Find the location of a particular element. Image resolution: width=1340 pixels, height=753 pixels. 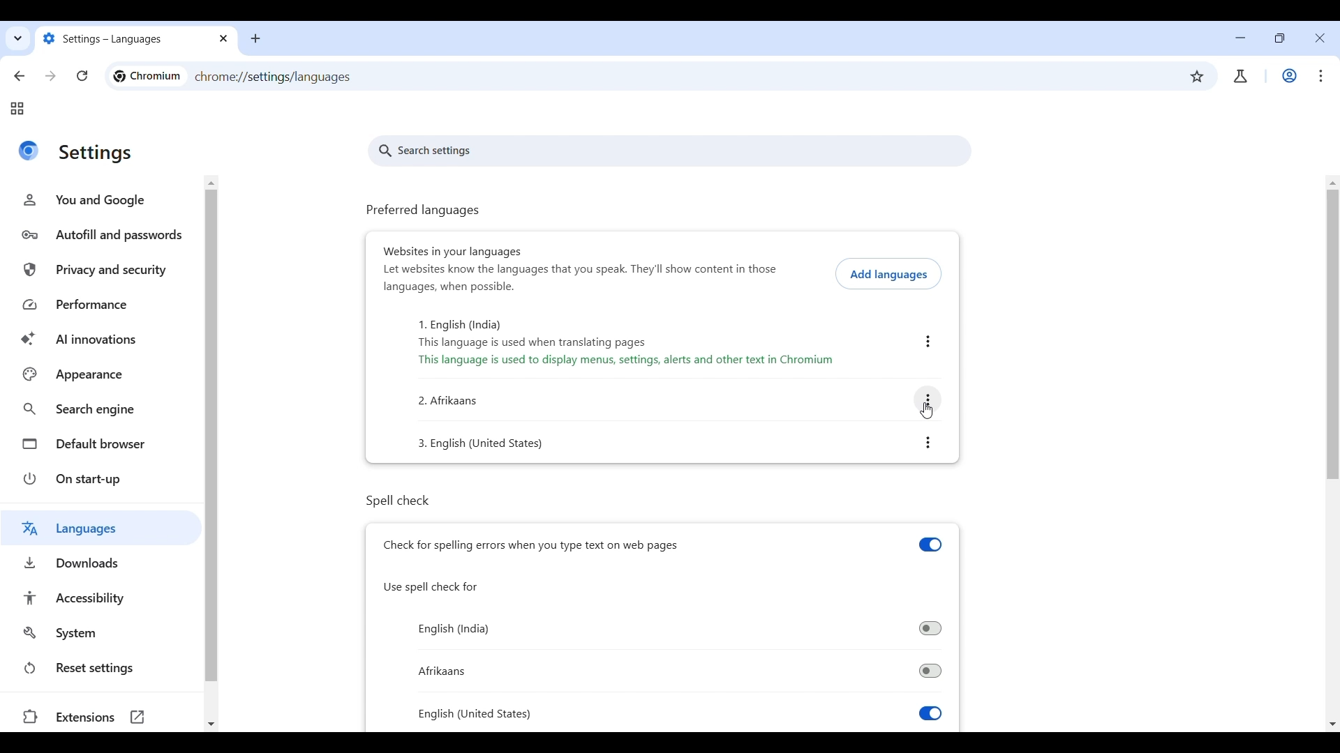

Reload page is located at coordinates (82, 76).